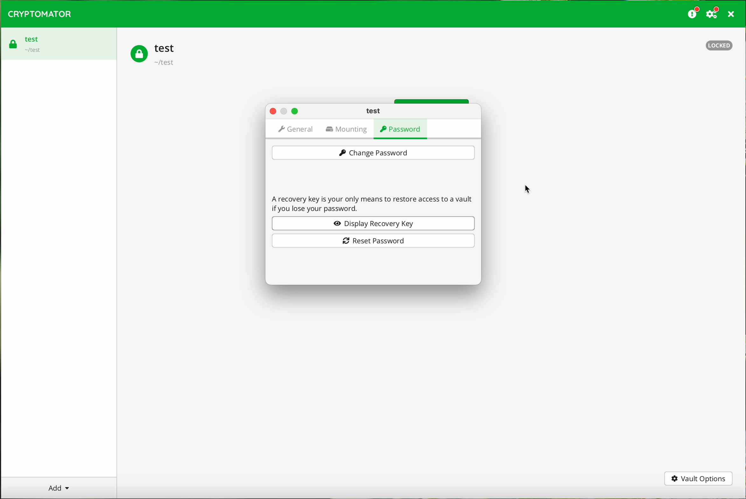 This screenshot has height=499, width=746. Describe the element at coordinates (57, 488) in the screenshot. I see `add` at that location.